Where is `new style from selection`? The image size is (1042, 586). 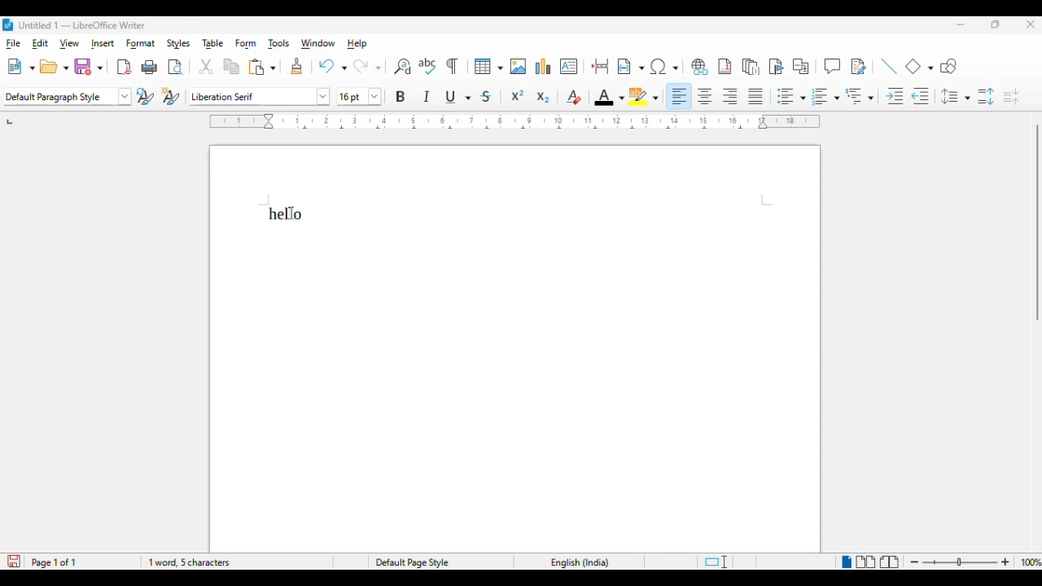 new style from selection is located at coordinates (171, 96).